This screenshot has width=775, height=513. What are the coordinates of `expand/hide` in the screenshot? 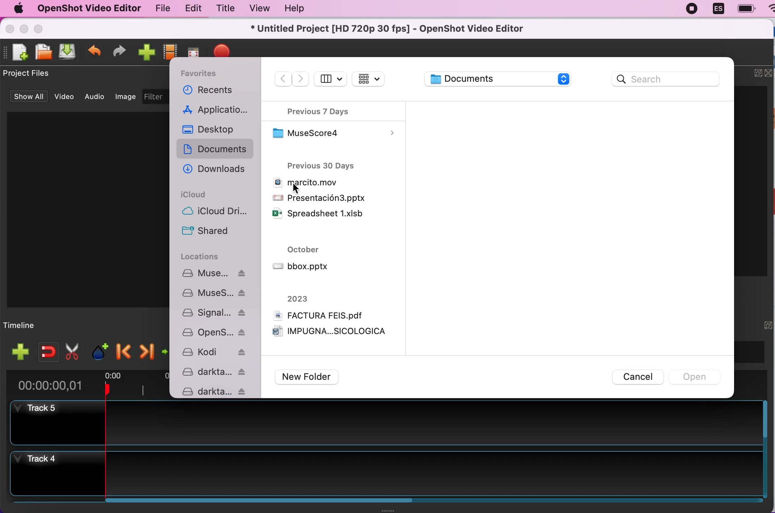 It's located at (754, 72).